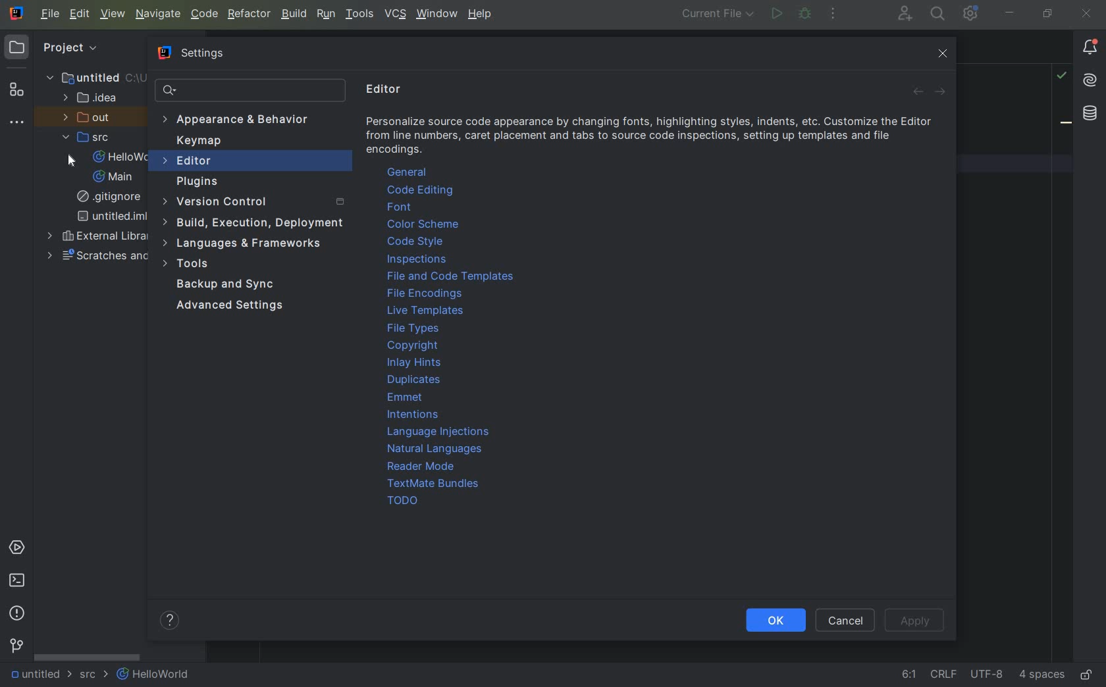  Describe the element at coordinates (88, 657) in the screenshot. I see `SCROLLBAR` at that location.